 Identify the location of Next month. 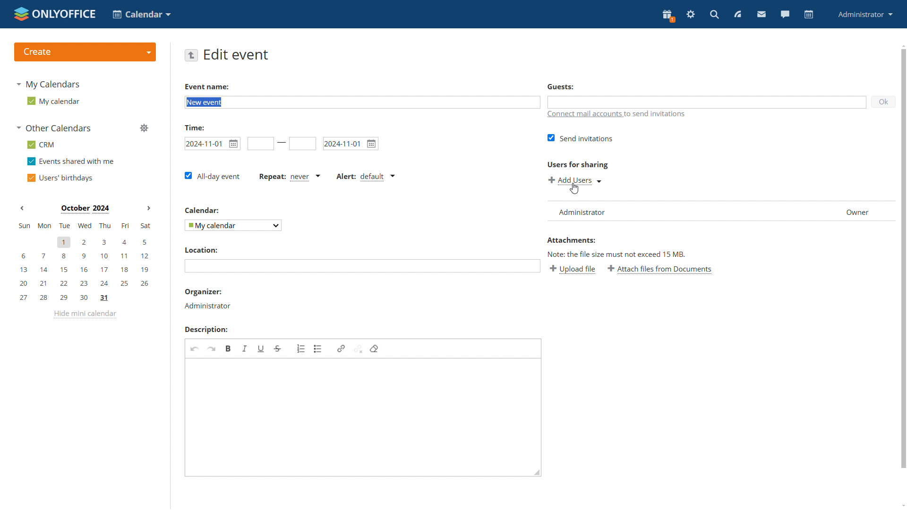
(147, 209).